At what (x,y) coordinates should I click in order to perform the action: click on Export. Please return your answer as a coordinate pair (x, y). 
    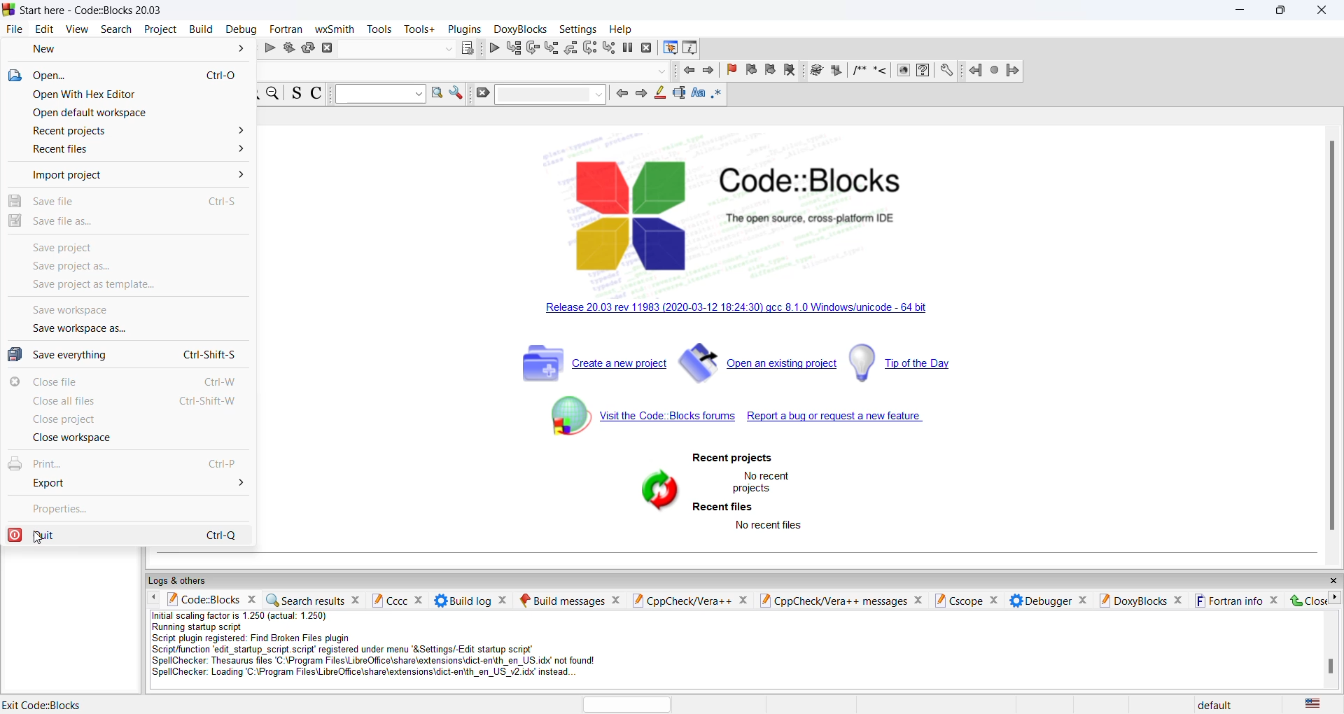
    Looking at the image, I should click on (137, 483).